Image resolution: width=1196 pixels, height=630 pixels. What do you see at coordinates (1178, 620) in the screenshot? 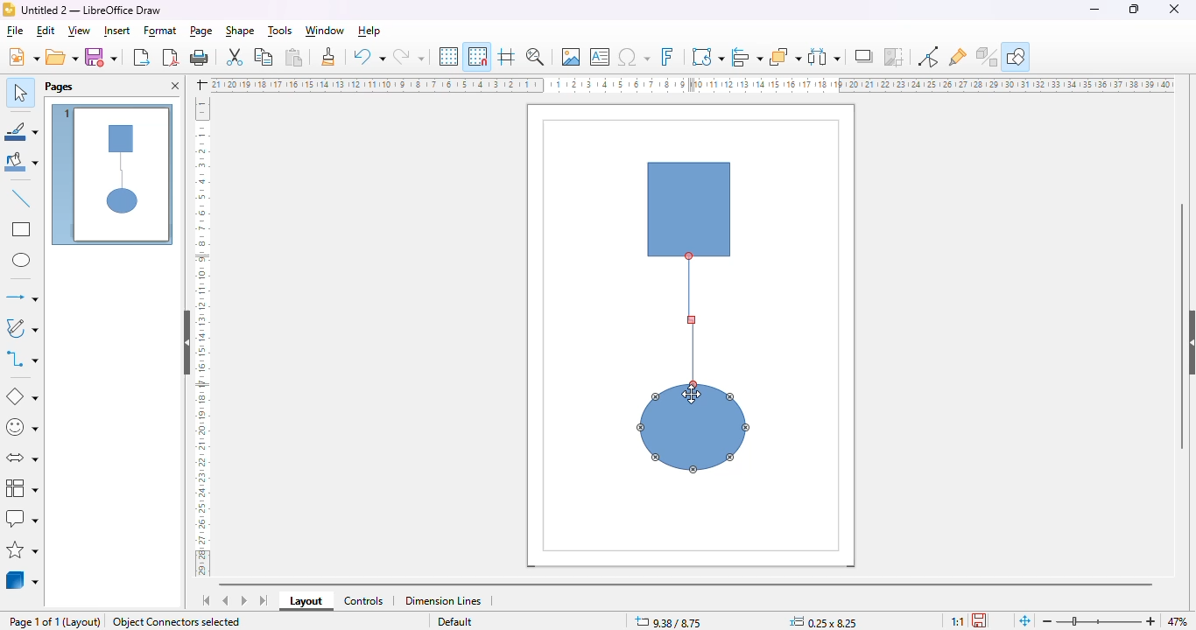
I see `zoom factor` at bounding box center [1178, 620].